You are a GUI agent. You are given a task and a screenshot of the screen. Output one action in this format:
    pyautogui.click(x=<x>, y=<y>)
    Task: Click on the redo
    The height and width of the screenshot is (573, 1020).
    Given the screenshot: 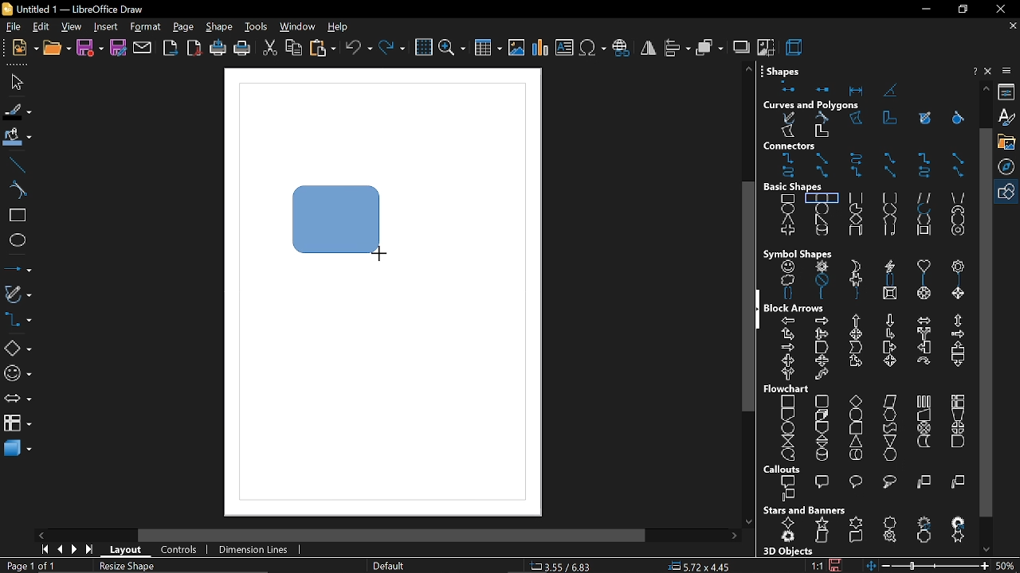 What is the action you would take?
    pyautogui.click(x=393, y=49)
    